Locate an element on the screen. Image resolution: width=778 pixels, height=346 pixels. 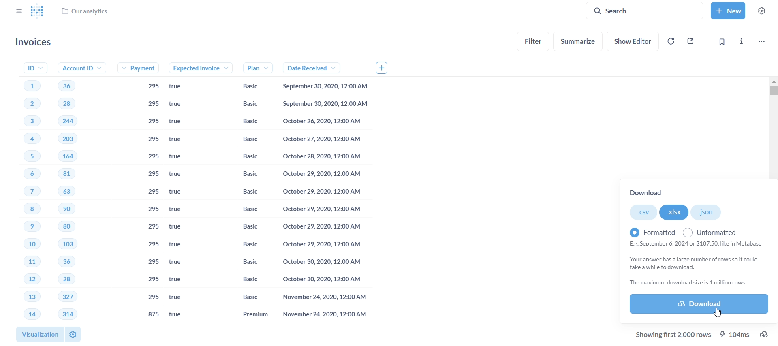
show editor is located at coordinates (635, 40).